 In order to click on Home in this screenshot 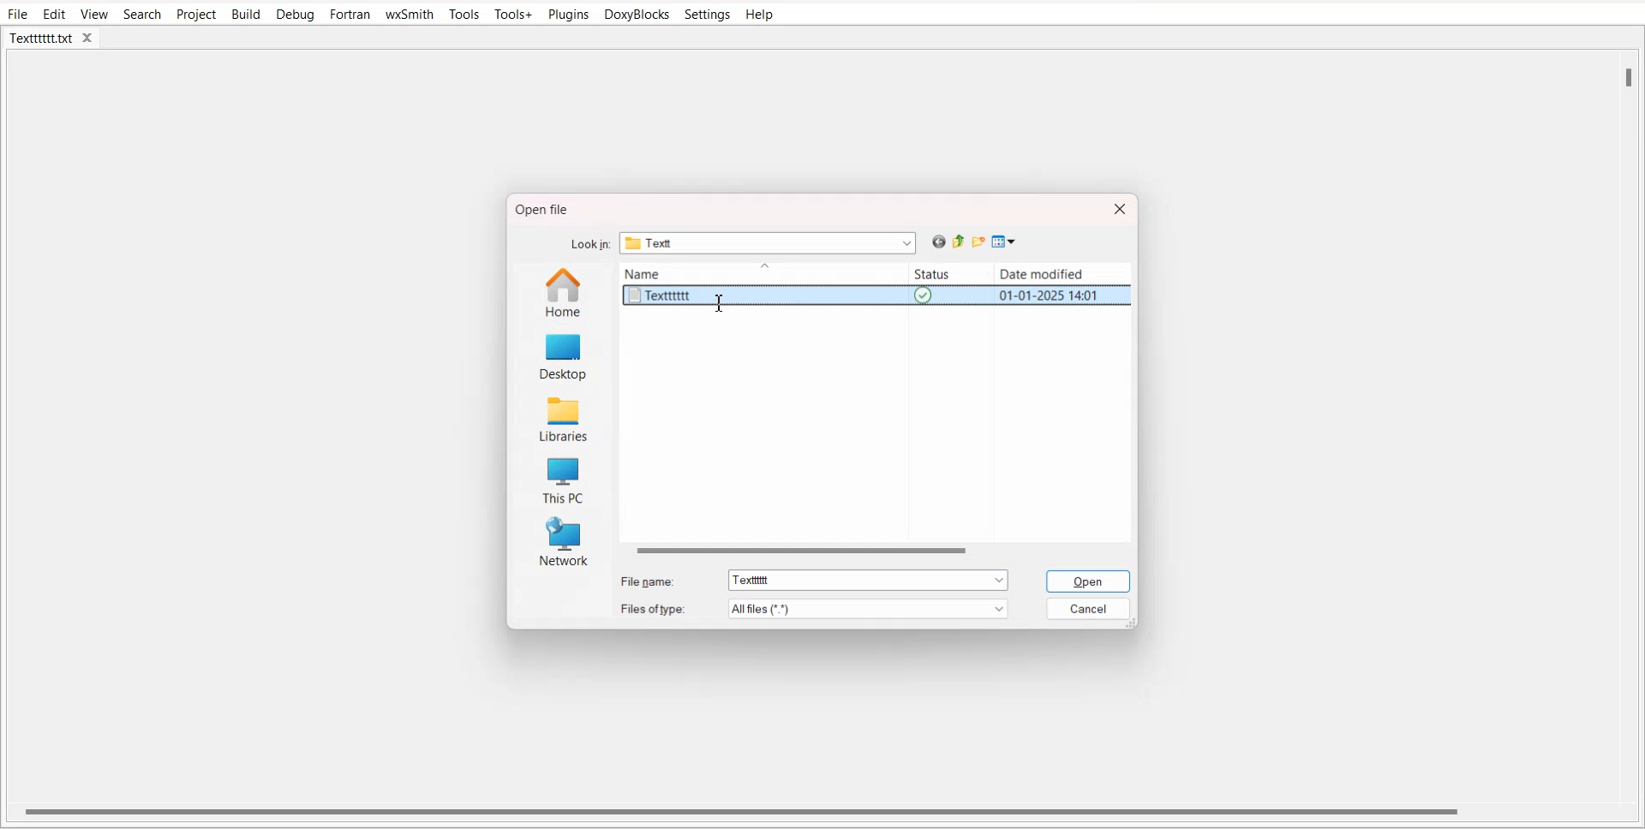, I will do `click(566, 293)`.